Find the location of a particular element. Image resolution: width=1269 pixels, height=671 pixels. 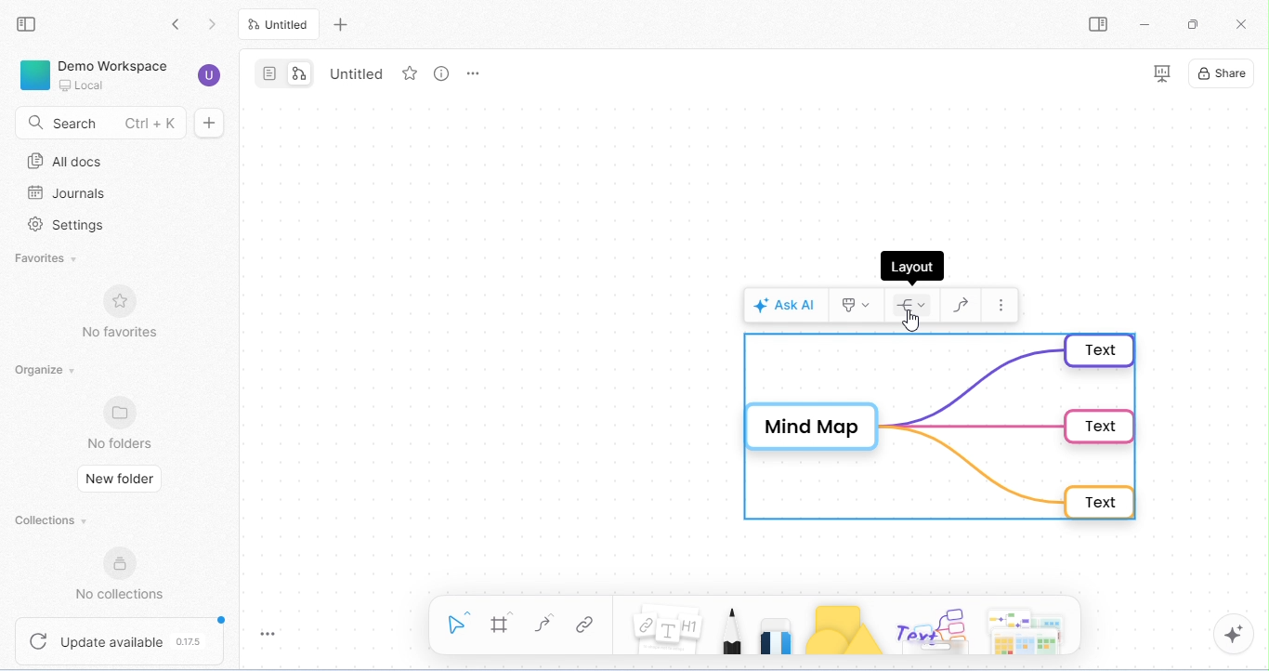

style is located at coordinates (860, 303).